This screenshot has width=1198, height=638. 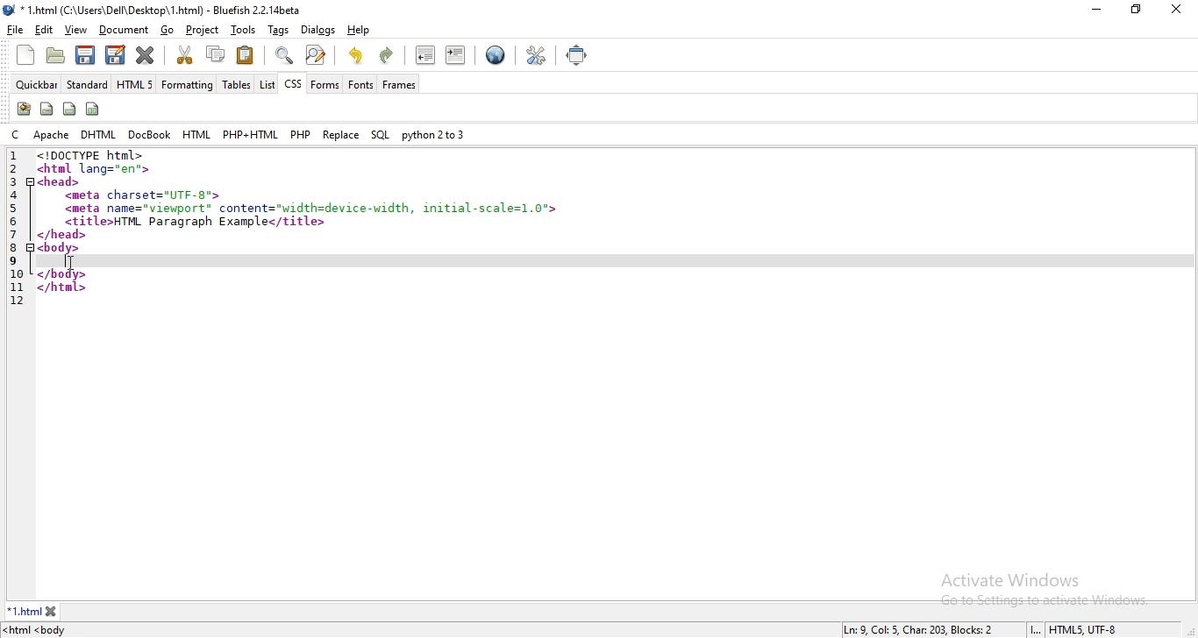 What do you see at coordinates (61, 181) in the screenshot?
I see `<head>` at bounding box center [61, 181].